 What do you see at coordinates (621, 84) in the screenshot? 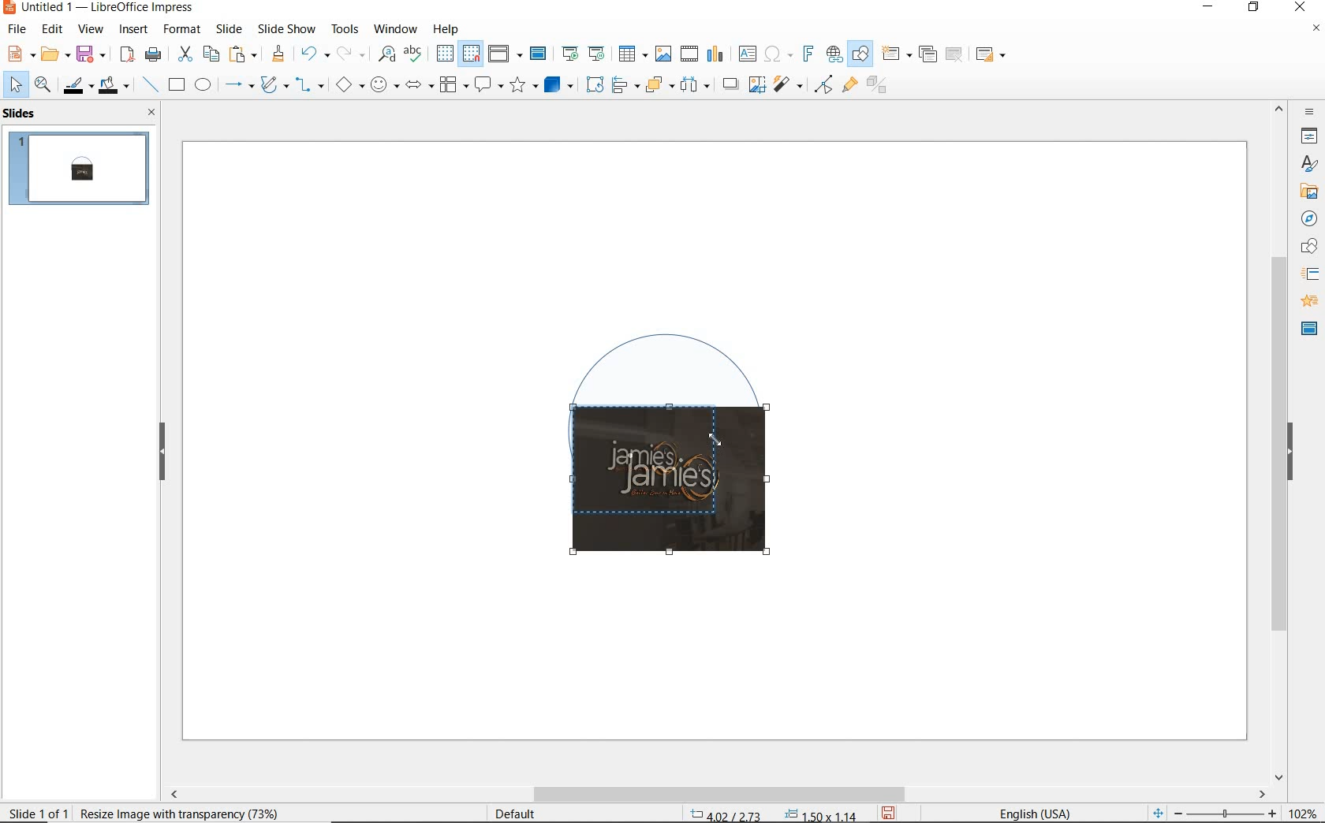
I see `align objects` at bounding box center [621, 84].